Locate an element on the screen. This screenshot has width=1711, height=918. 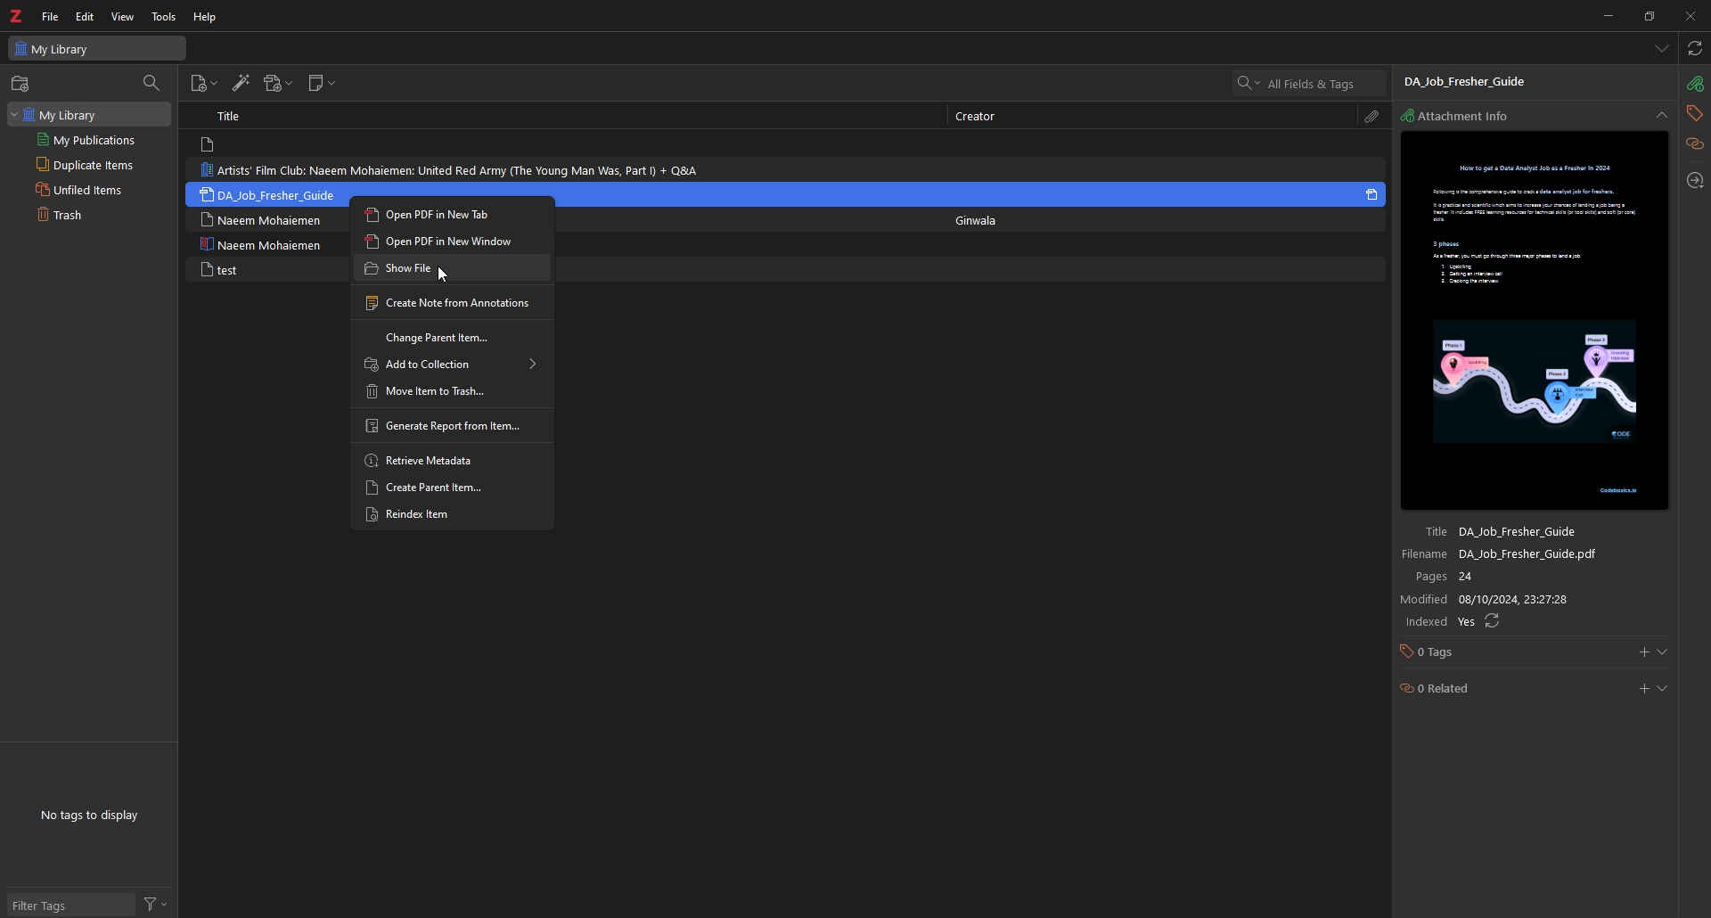
filter collections is located at coordinates (151, 82).